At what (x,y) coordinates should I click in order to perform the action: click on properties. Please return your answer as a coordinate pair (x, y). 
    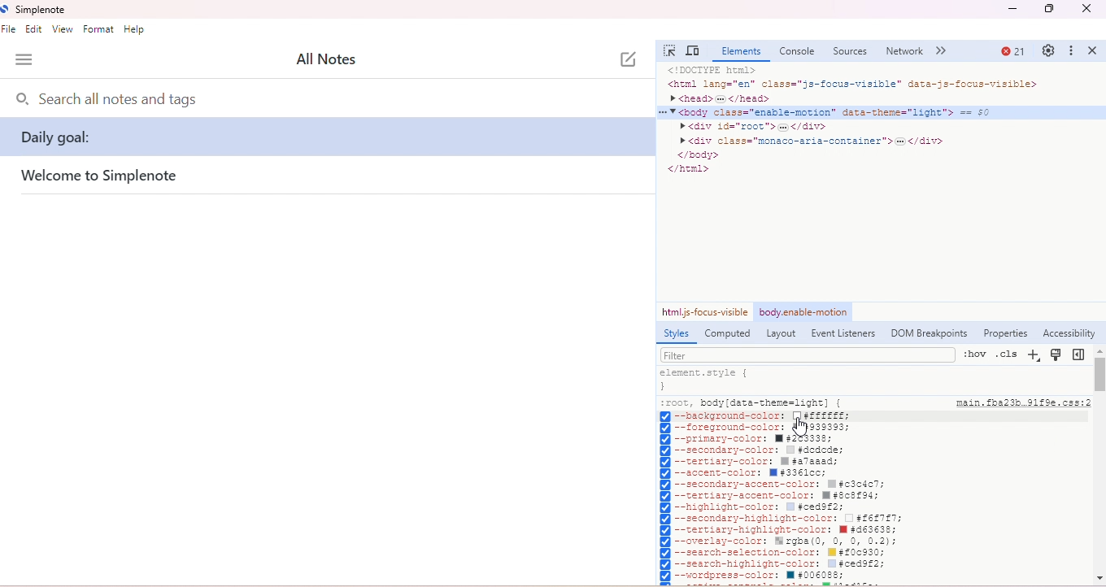
    Looking at the image, I should click on (1005, 333).